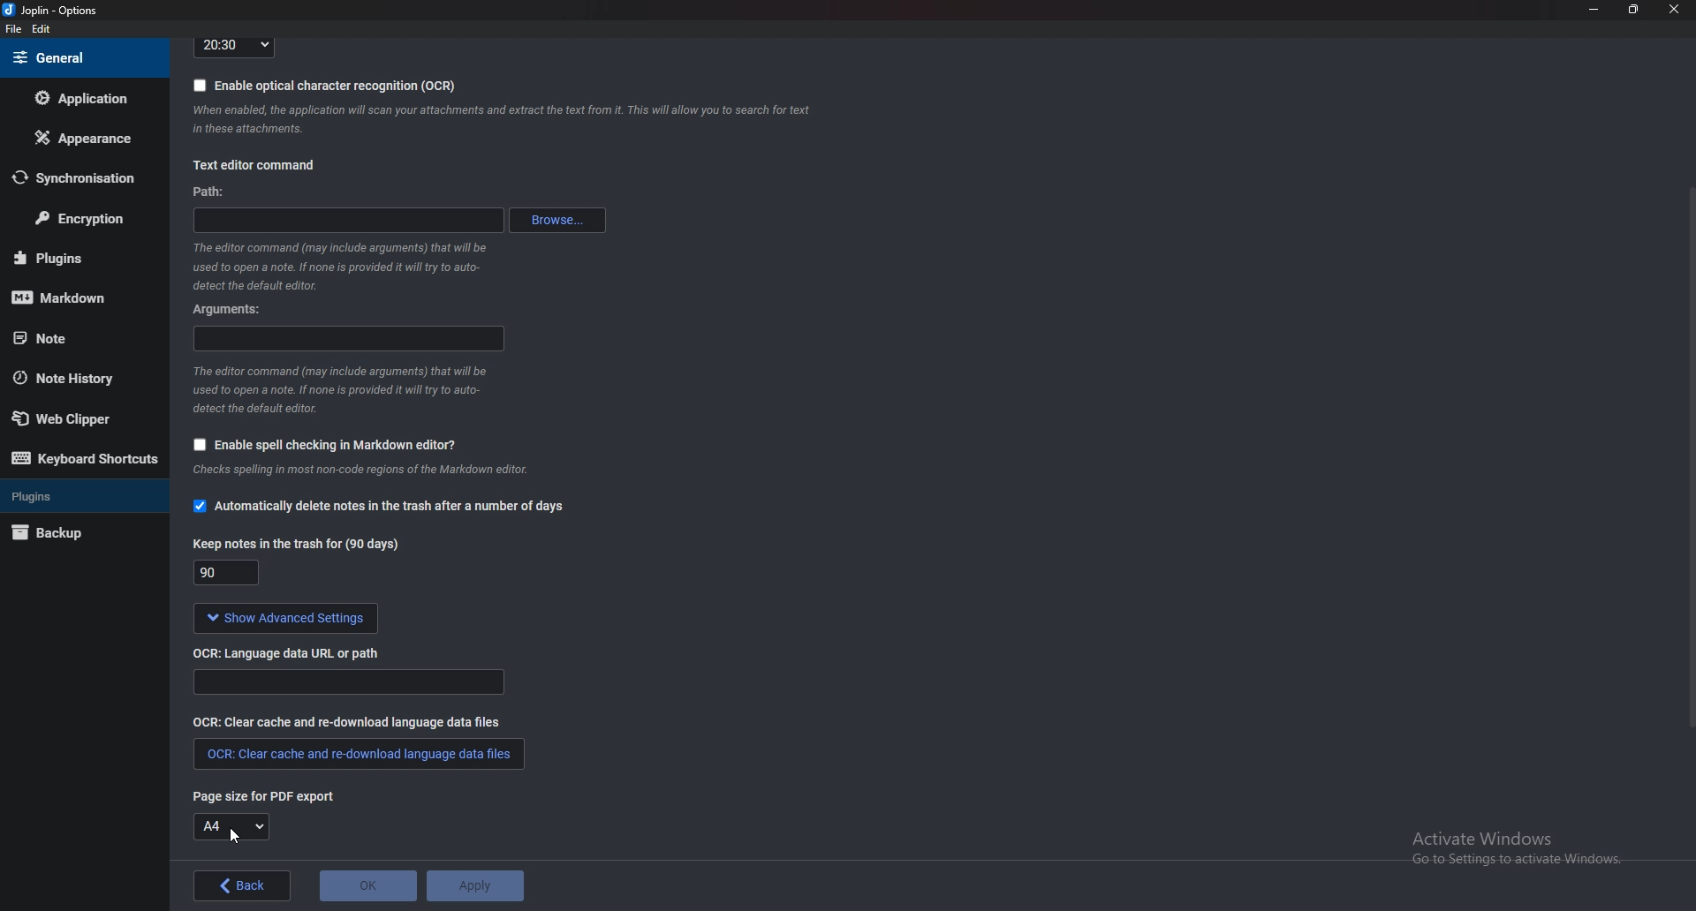 This screenshot has width=1696, height=911. I want to click on Encryption, so click(81, 220).